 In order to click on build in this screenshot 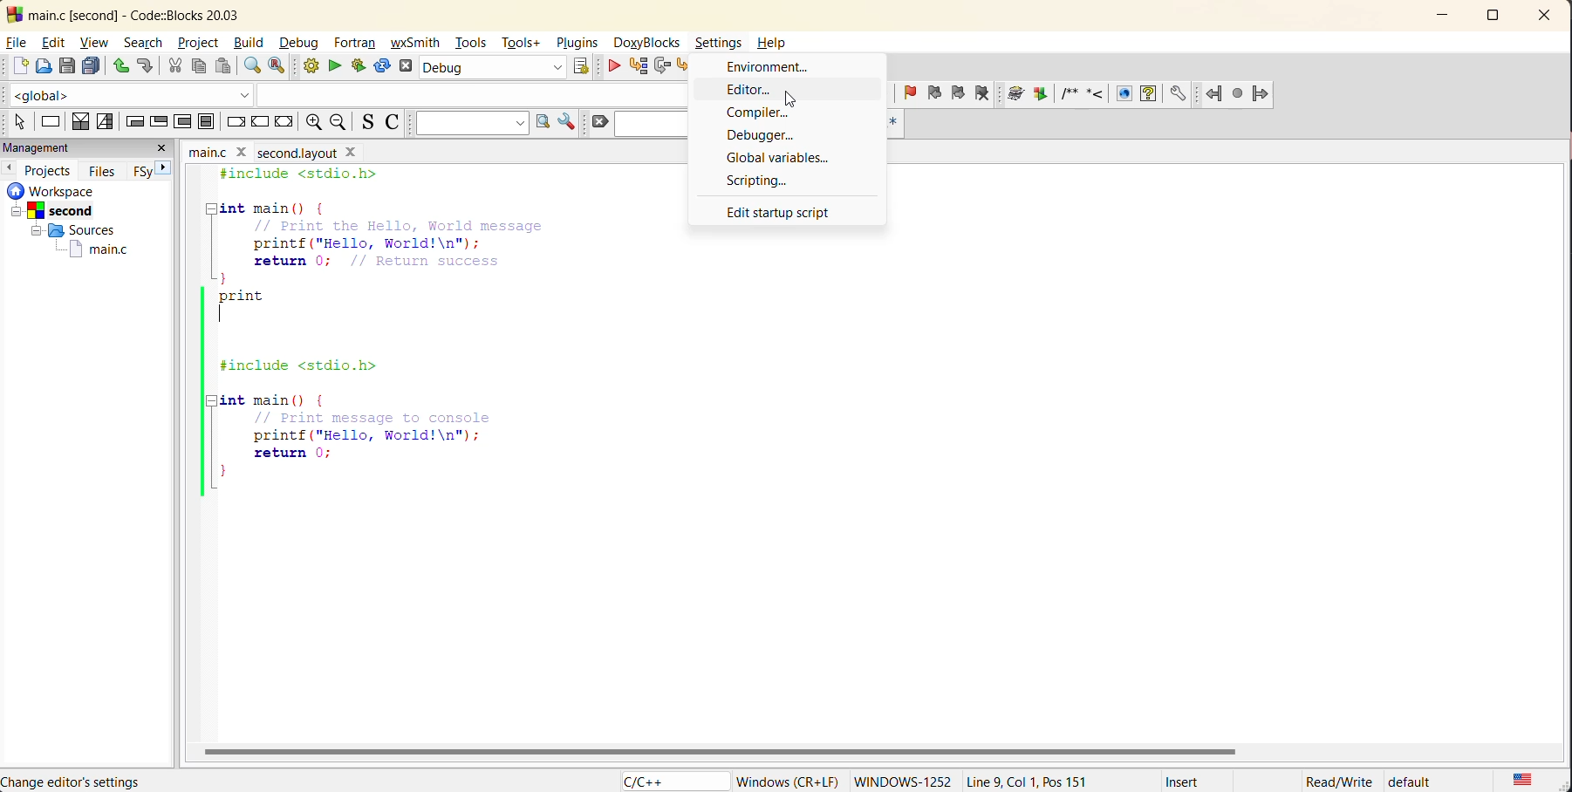, I will do `click(251, 43)`.